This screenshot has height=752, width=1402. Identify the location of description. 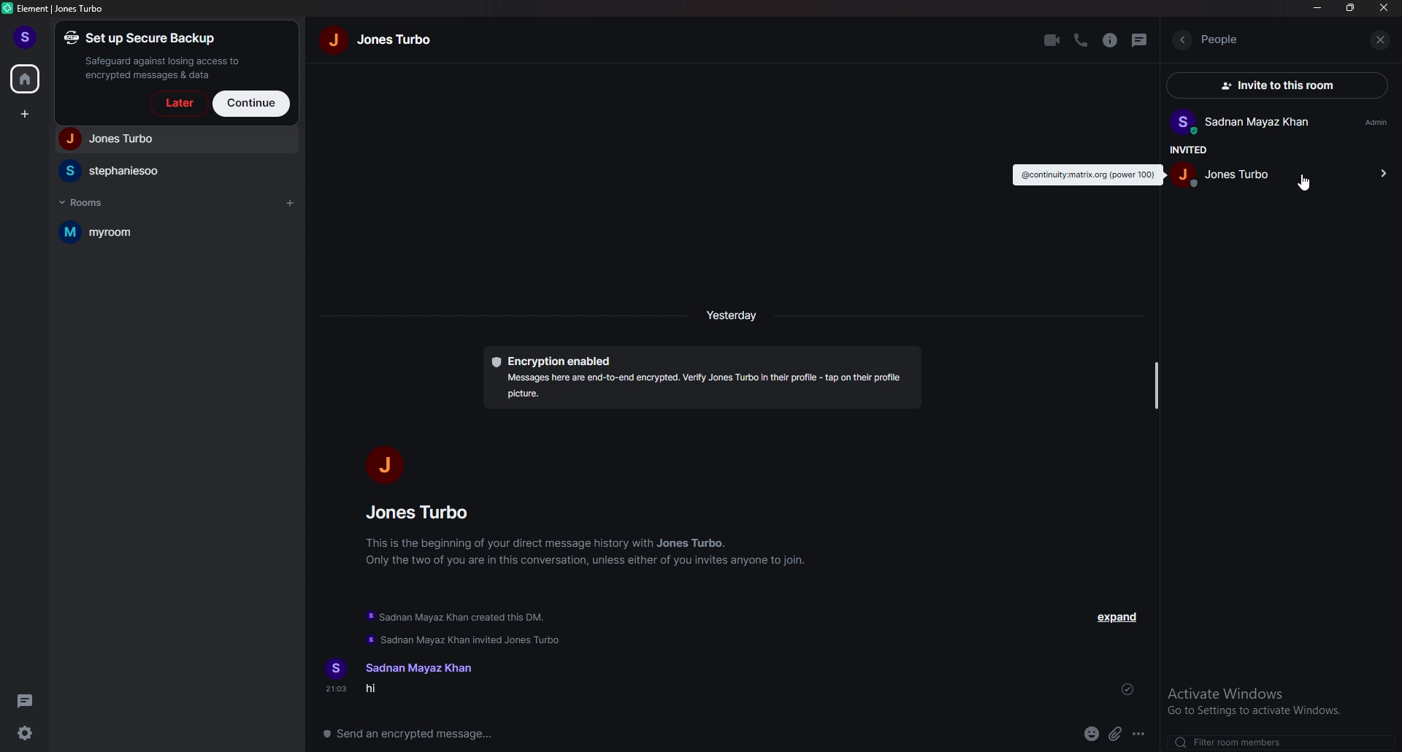
(1088, 175).